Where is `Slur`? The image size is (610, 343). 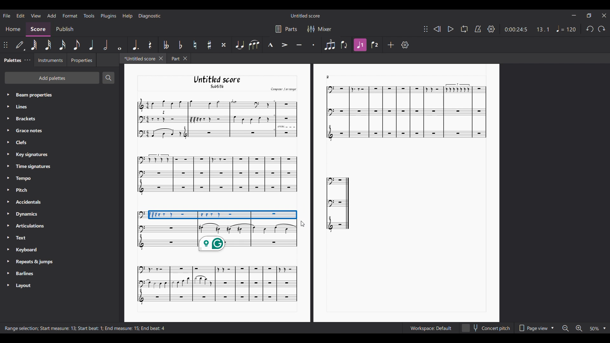 Slur is located at coordinates (254, 45).